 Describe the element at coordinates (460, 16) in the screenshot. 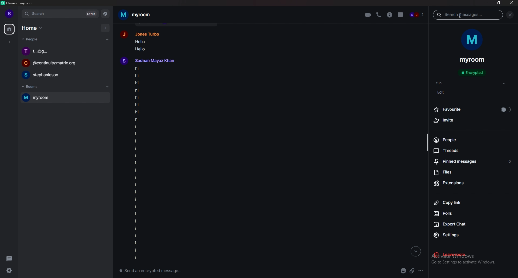

I see `cursor` at that location.